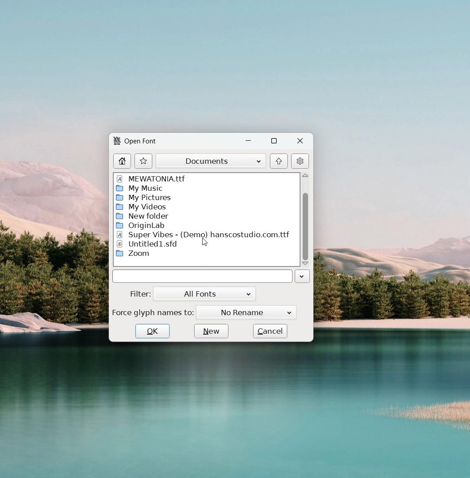  I want to click on scroll up, so click(305, 175).